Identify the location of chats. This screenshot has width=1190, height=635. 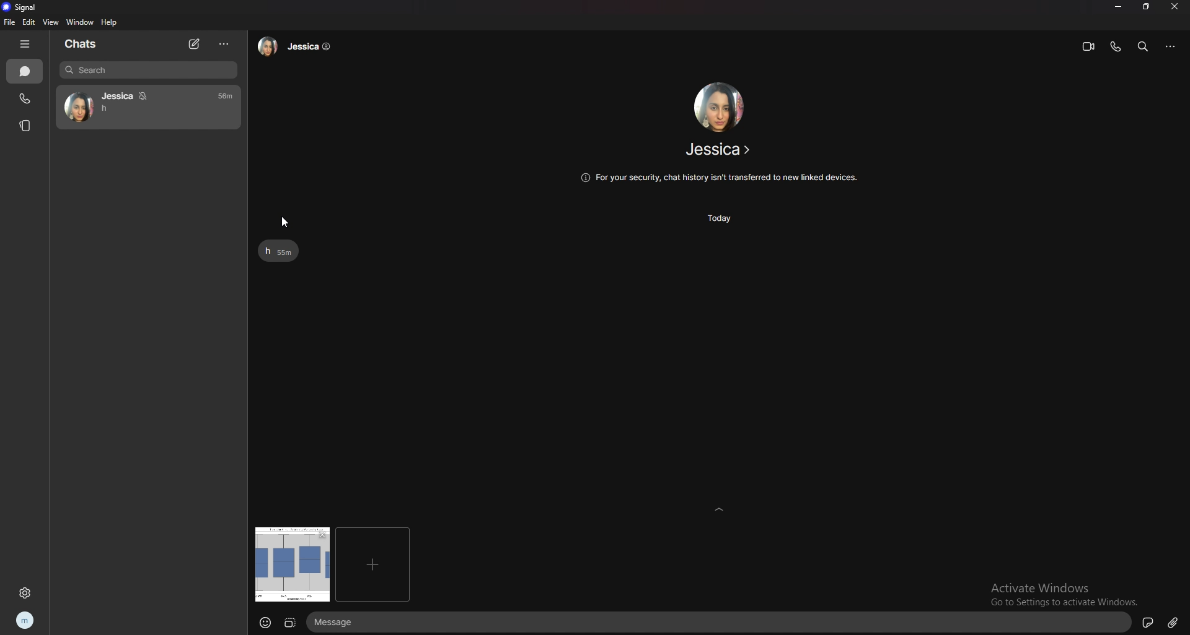
(86, 45).